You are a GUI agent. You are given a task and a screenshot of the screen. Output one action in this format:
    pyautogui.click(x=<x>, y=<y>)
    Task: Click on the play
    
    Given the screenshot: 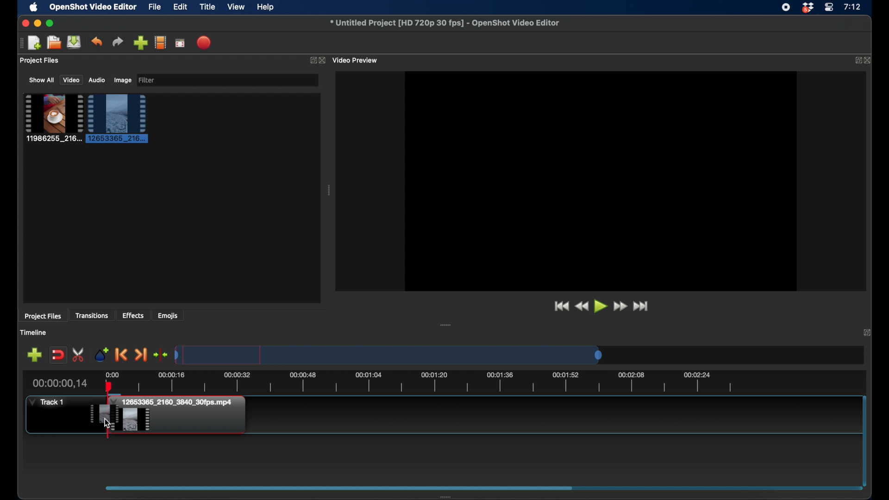 What is the action you would take?
    pyautogui.click(x=601, y=307)
    